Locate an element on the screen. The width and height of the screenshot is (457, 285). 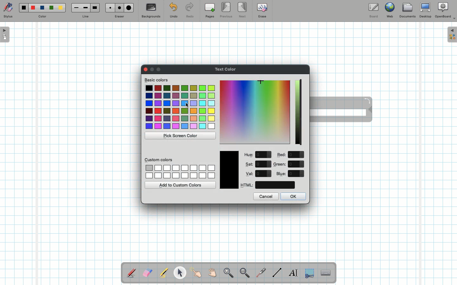
Text color is located at coordinates (226, 68).